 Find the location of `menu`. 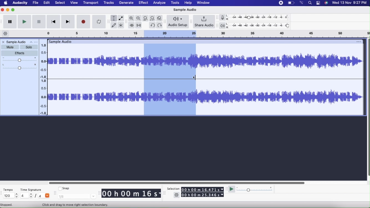

menu is located at coordinates (280, 3).